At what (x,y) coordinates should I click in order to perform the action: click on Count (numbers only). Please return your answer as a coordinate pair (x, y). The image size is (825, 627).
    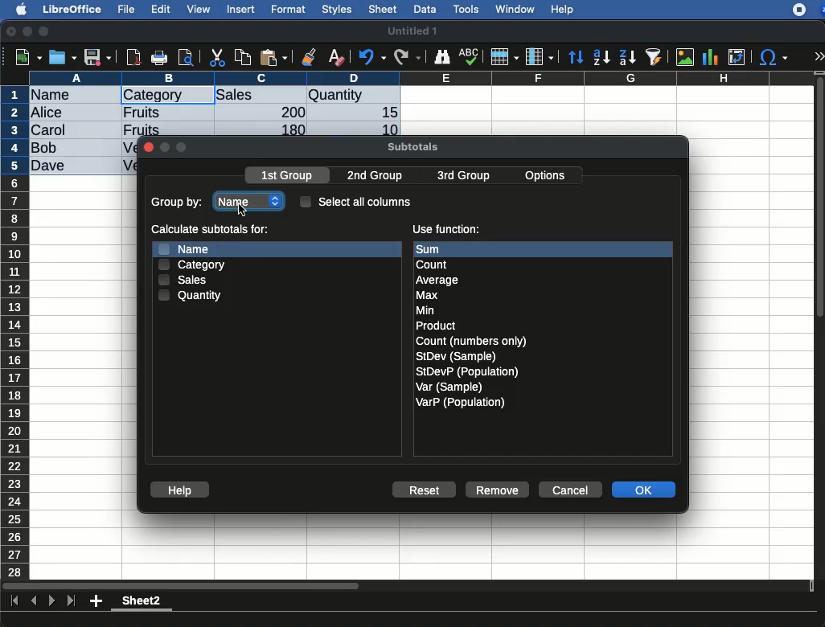
    Looking at the image, I should click on (473, 341).